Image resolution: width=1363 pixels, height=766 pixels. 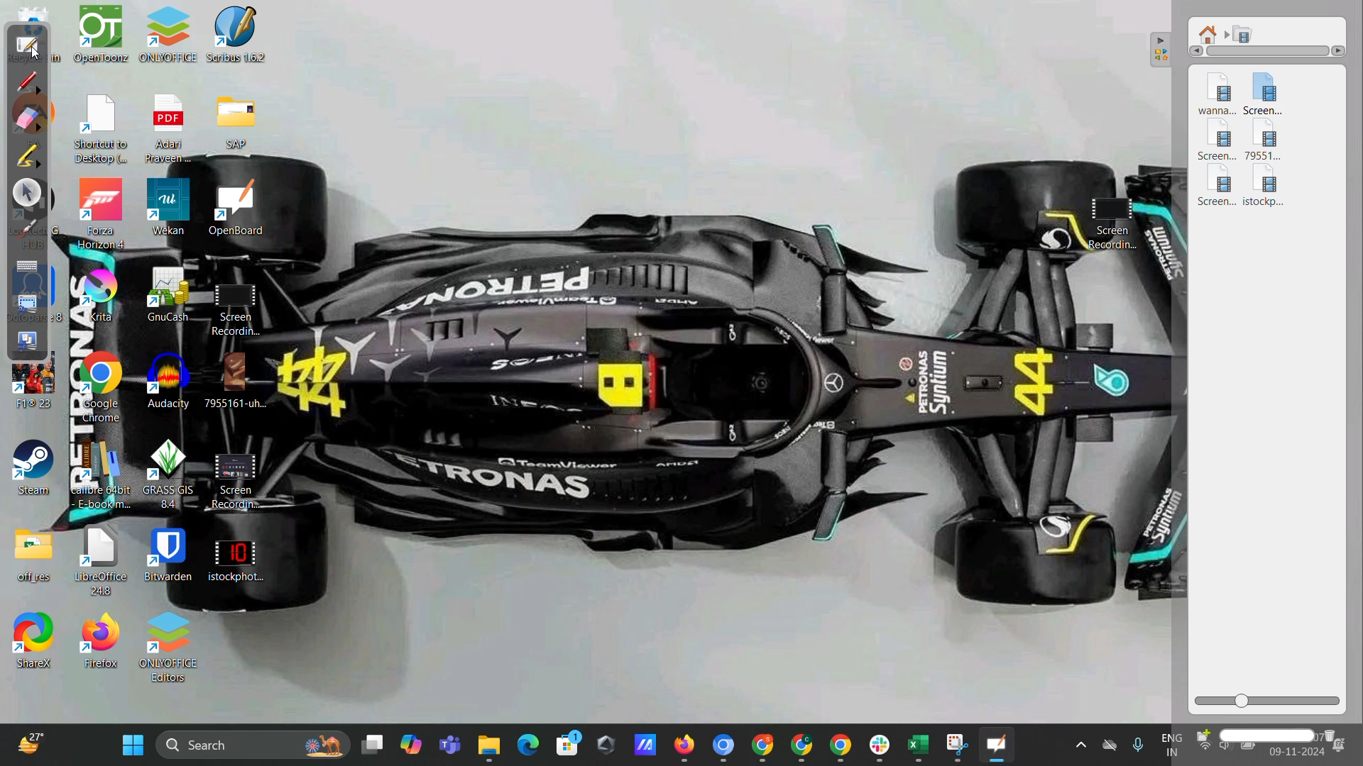 I want to click on Krita, so click(x=104, y=293).